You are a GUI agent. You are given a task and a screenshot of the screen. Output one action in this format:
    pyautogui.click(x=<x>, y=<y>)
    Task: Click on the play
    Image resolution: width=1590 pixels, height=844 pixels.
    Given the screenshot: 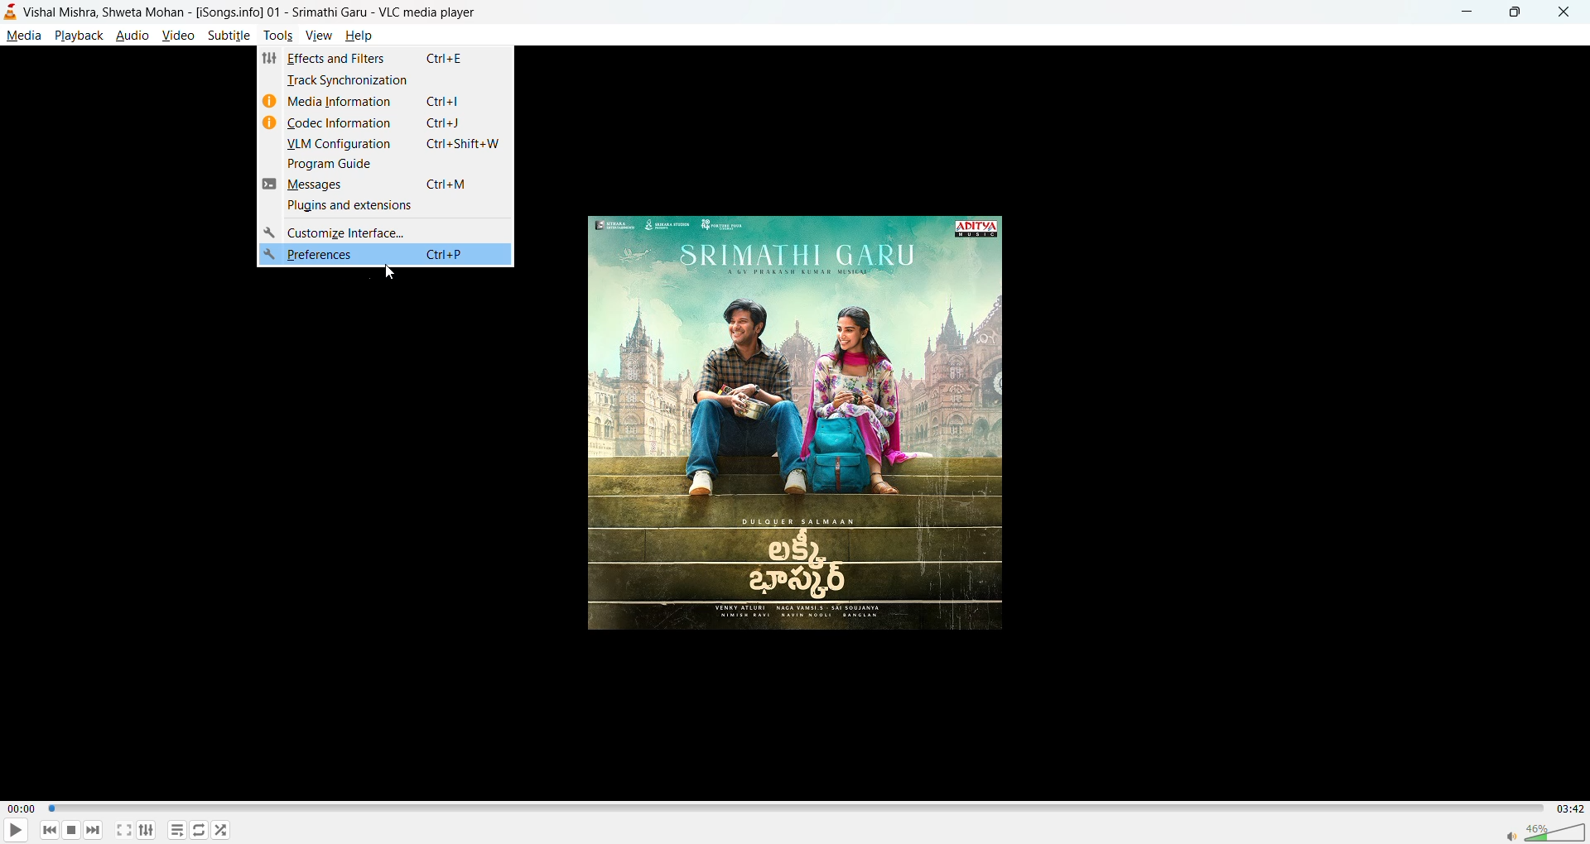 What is the action you would take?
    pyautogui.click(x=10, y=832)
    